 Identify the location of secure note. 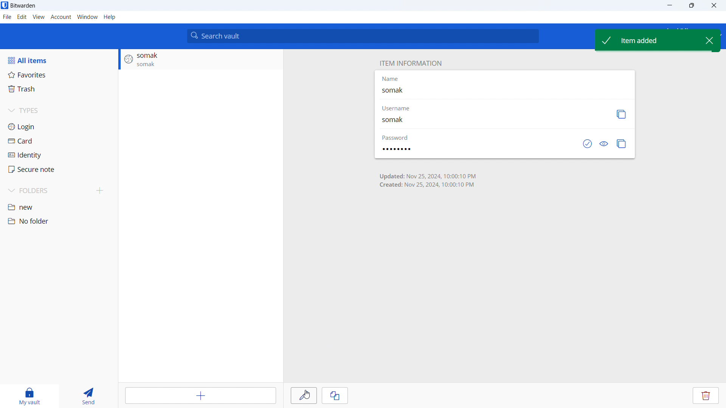
(59, 169).